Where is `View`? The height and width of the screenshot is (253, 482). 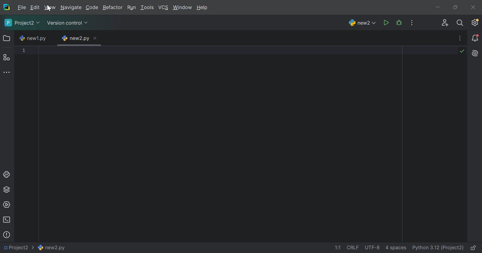
View is located at coordinates (50, 8).